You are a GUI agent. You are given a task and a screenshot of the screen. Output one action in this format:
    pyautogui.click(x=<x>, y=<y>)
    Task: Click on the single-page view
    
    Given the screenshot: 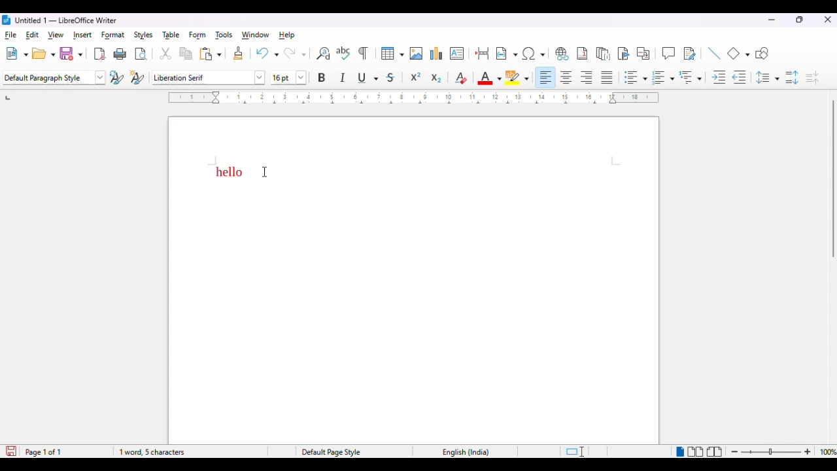 What is the action you would take?
    pyautogui.click(x=679, y=452)
    